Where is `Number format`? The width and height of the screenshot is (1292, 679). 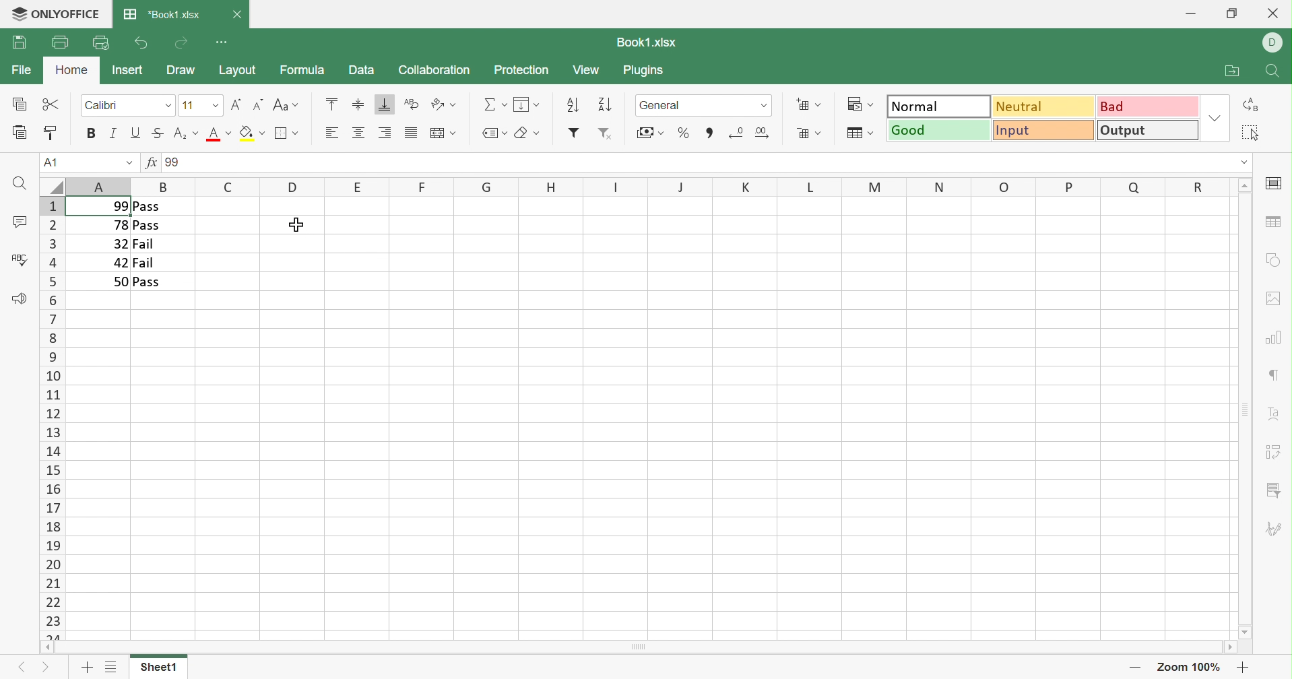
Number format is located at coordinates (703, 105).